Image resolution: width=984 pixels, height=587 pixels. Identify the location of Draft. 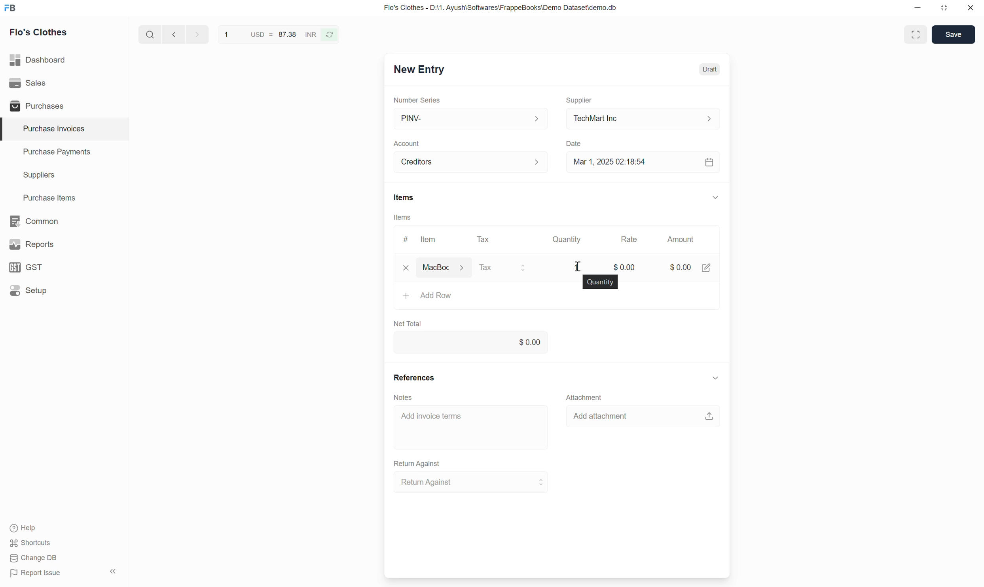
(710, 70).